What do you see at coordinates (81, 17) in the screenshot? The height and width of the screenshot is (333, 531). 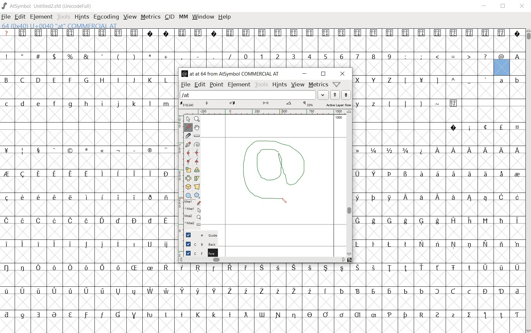 I see `HINTS` at bounding box center [81, 17].